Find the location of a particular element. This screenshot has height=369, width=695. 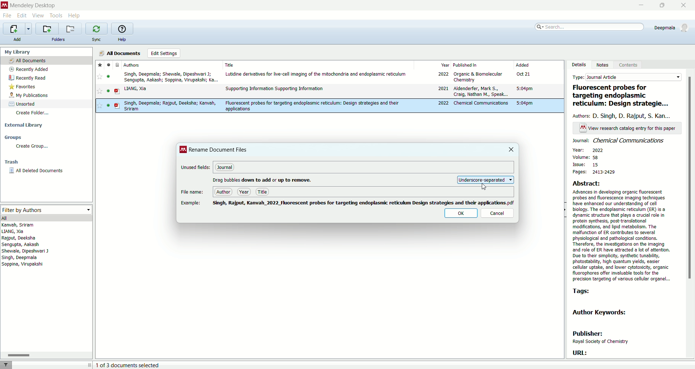

account is located at coordinates (670, 27).